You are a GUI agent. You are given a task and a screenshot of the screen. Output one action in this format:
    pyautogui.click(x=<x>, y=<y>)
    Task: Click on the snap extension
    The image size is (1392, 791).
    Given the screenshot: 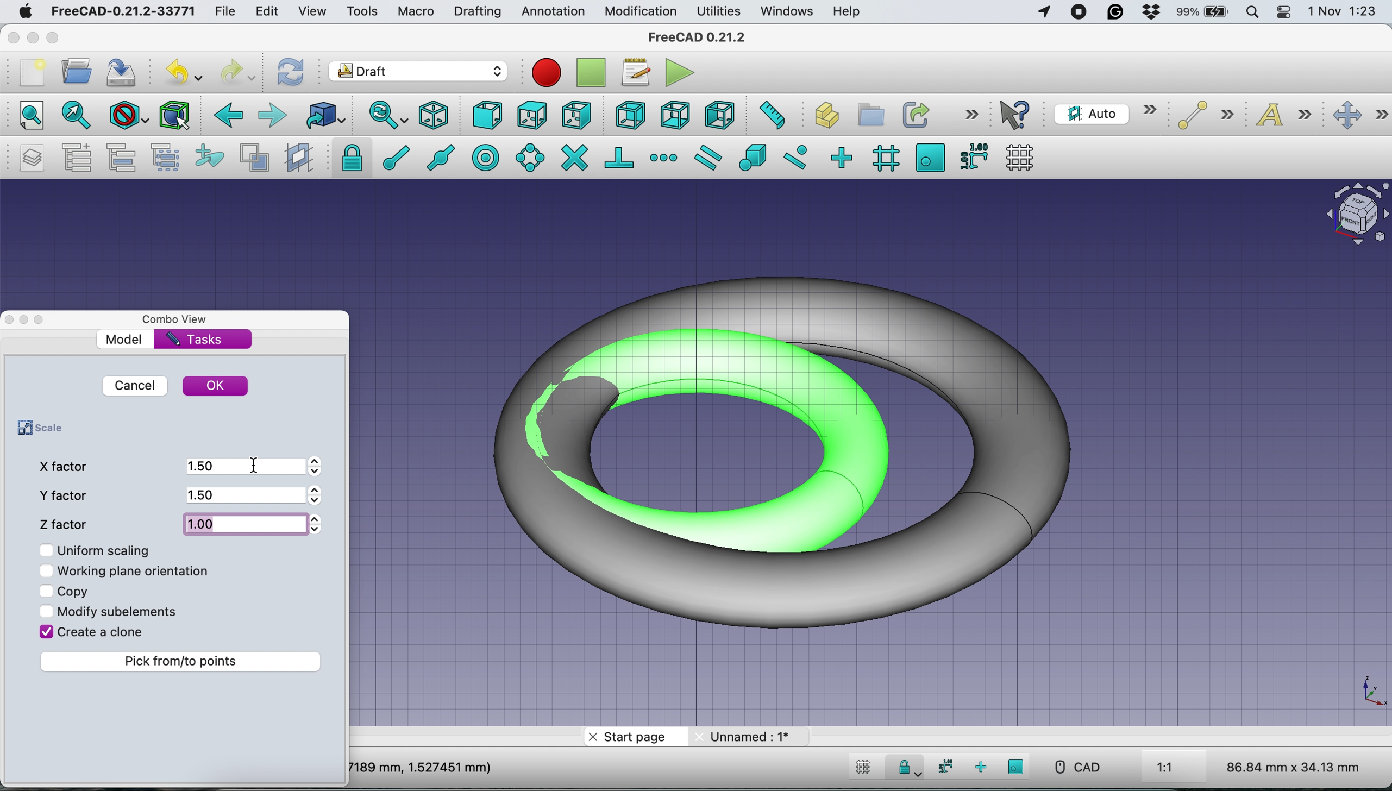 What is the action you would take?
    pyautogui.click(x=664, y=156)
    